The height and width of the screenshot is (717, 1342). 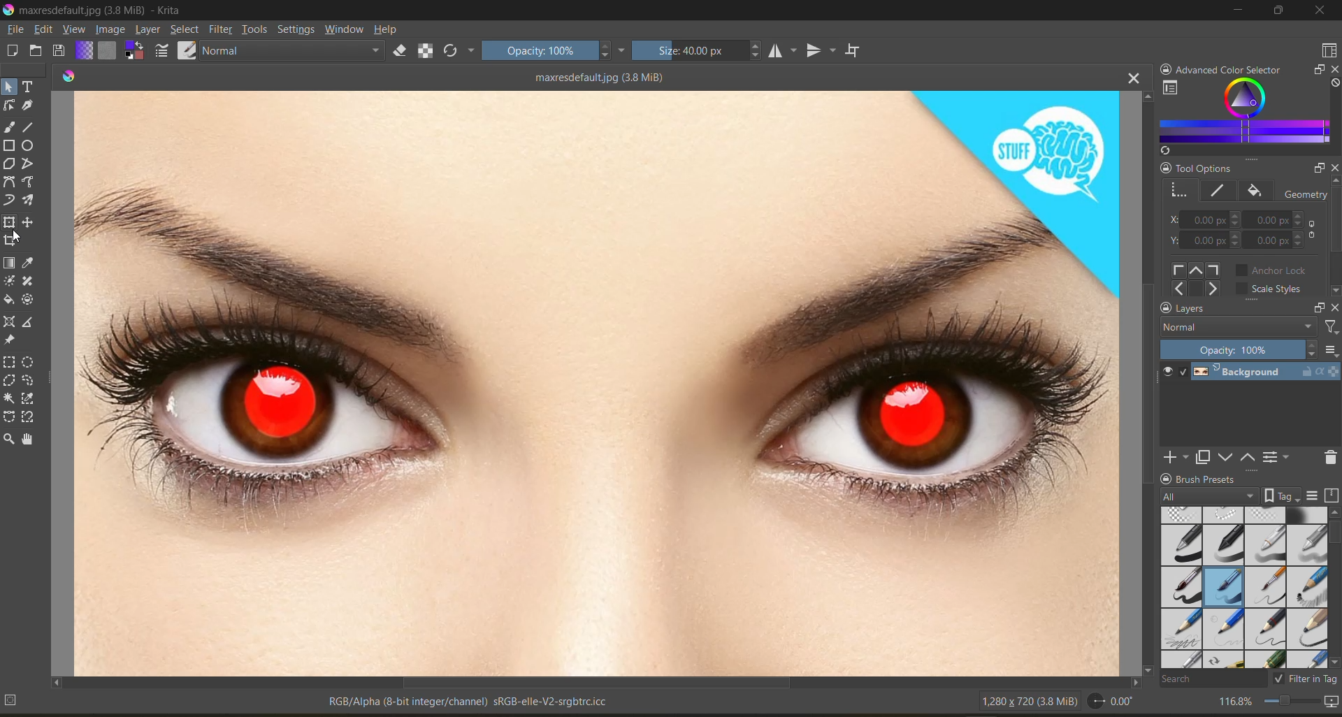 What do you see at coordinates (1278, 270) in the screenshot?
I see `anchor lock` at bounding box center [1278, 270].